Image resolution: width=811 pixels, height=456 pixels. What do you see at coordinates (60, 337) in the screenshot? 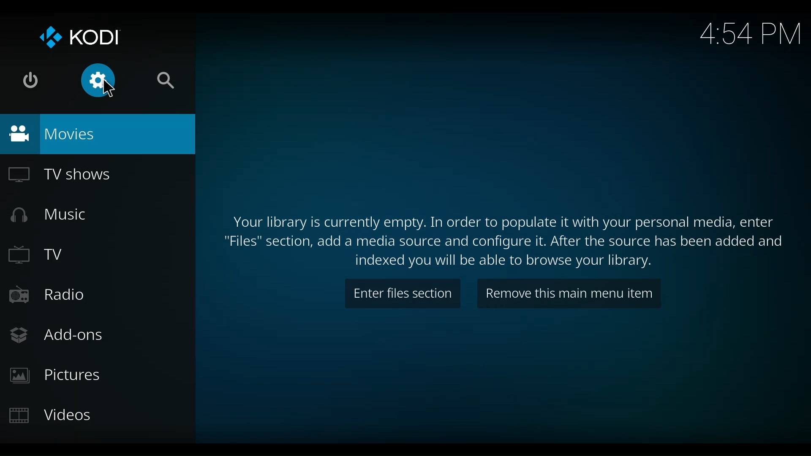
I see `Add-ons` at bounding box center [60, 337].